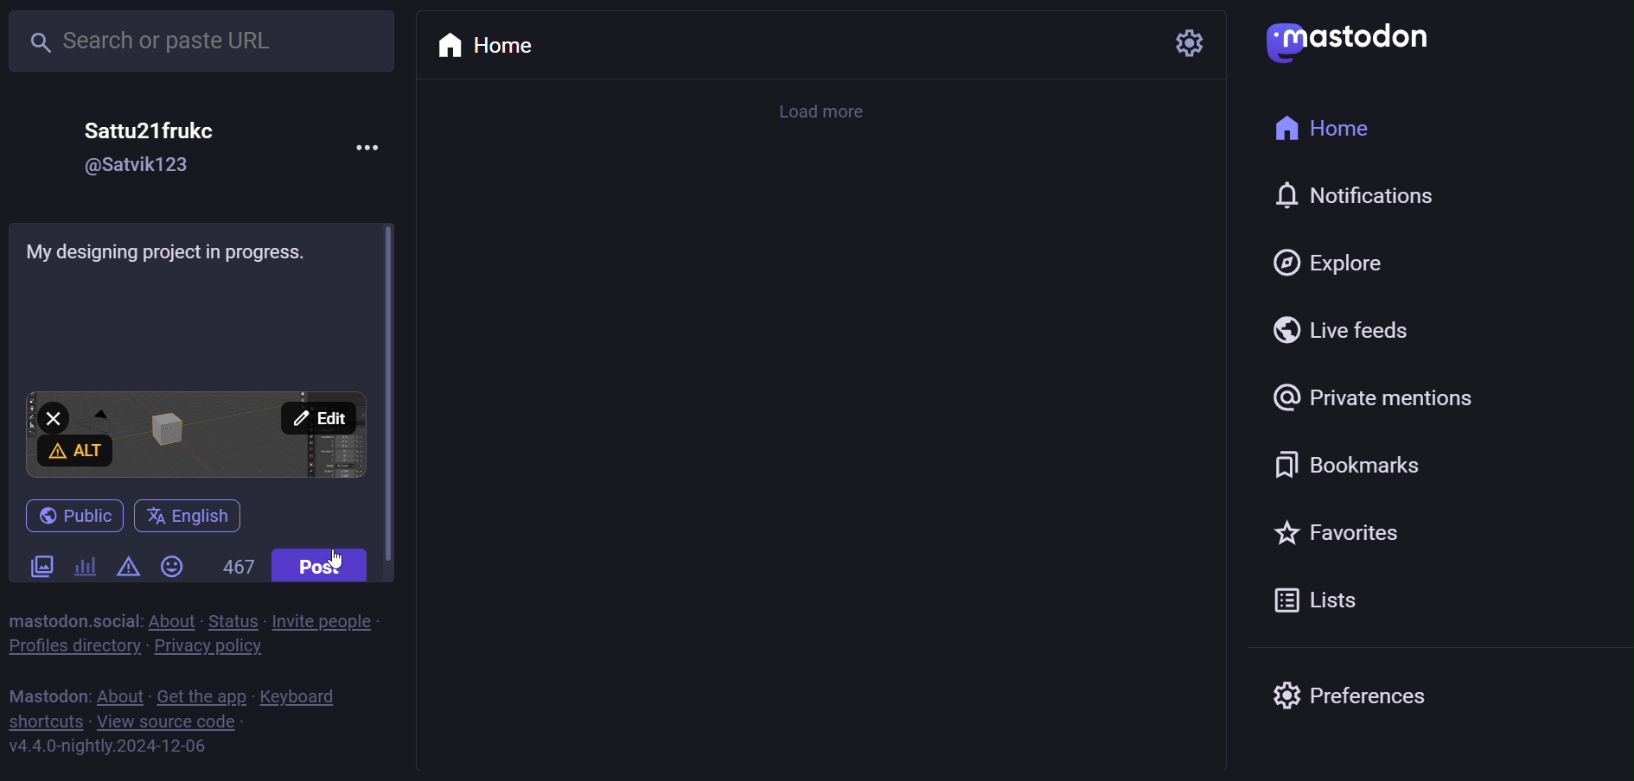 The height and width of the screenshot is (781, 1634). I want to click on load more, so click(824, 114).